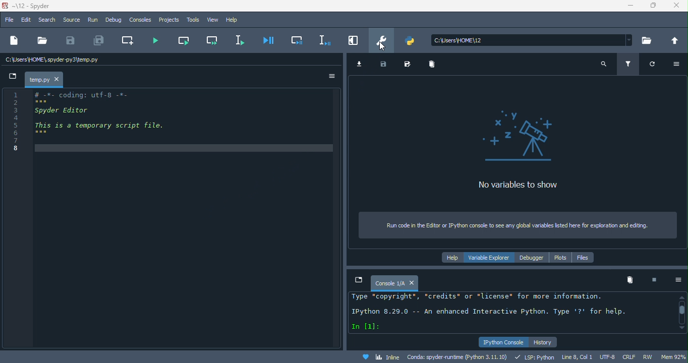 The width and height of the screenshot is (688, 363). What do you see at coordinates (520, 224) in the screenshot?
I see `run code in the editor` at bounding box center [520, 224].